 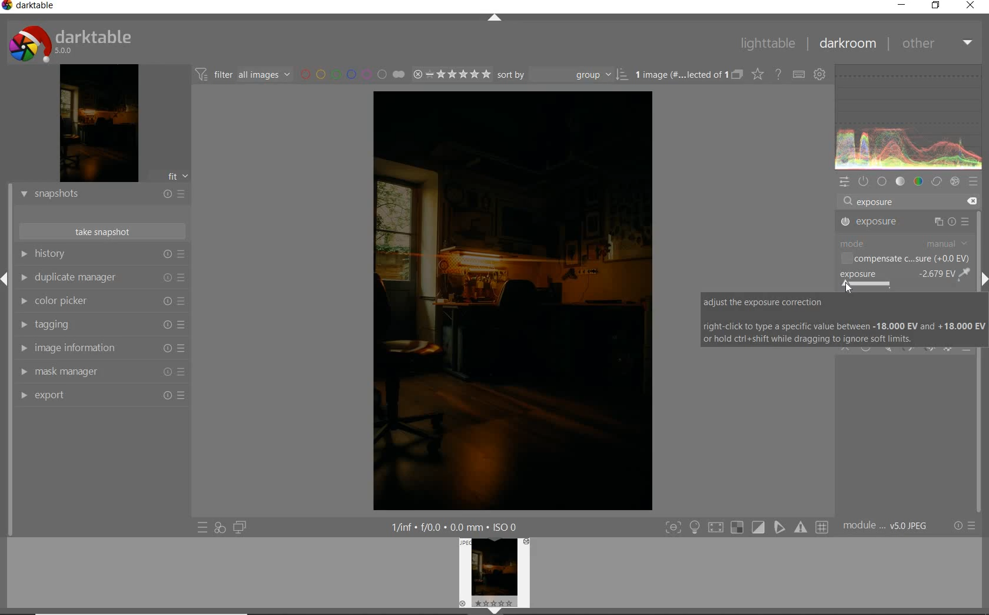 I want to click on exposure, so click(x=874, y=200).